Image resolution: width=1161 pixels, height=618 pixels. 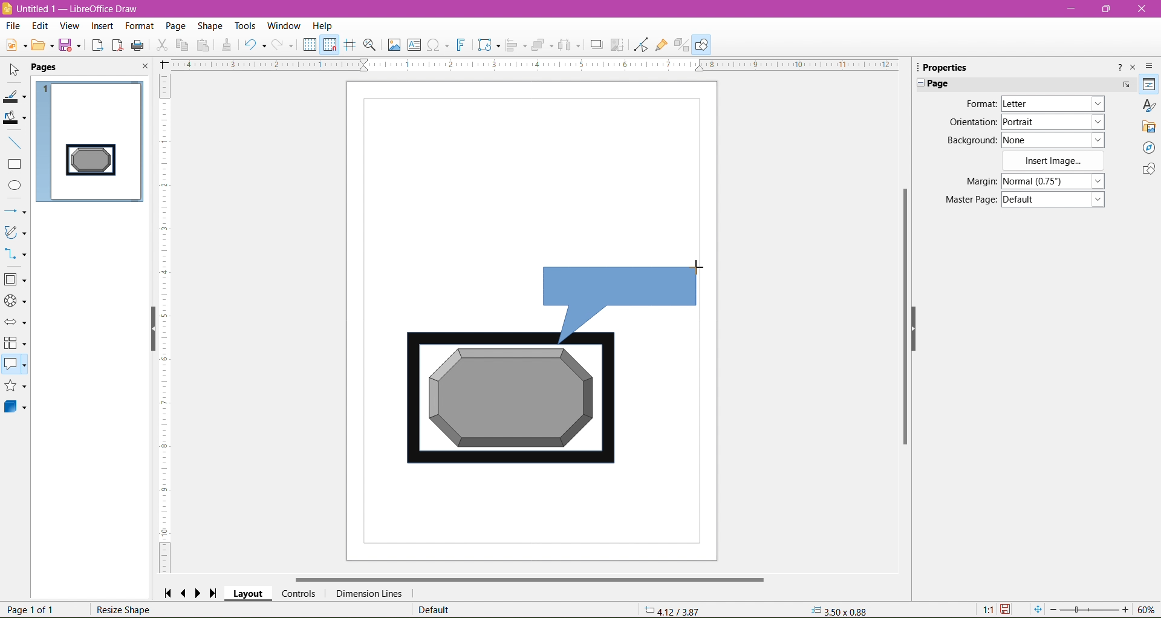 I want to click on Styles, so click(x=1149, y=105).